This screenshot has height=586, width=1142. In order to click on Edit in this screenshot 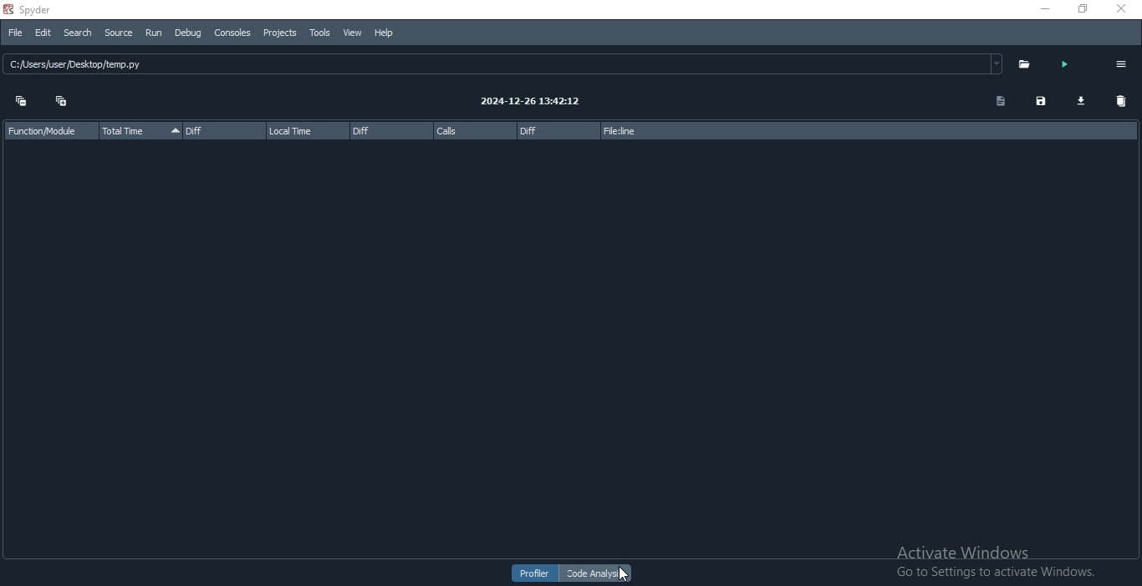, I will do `click(40, 33)`.